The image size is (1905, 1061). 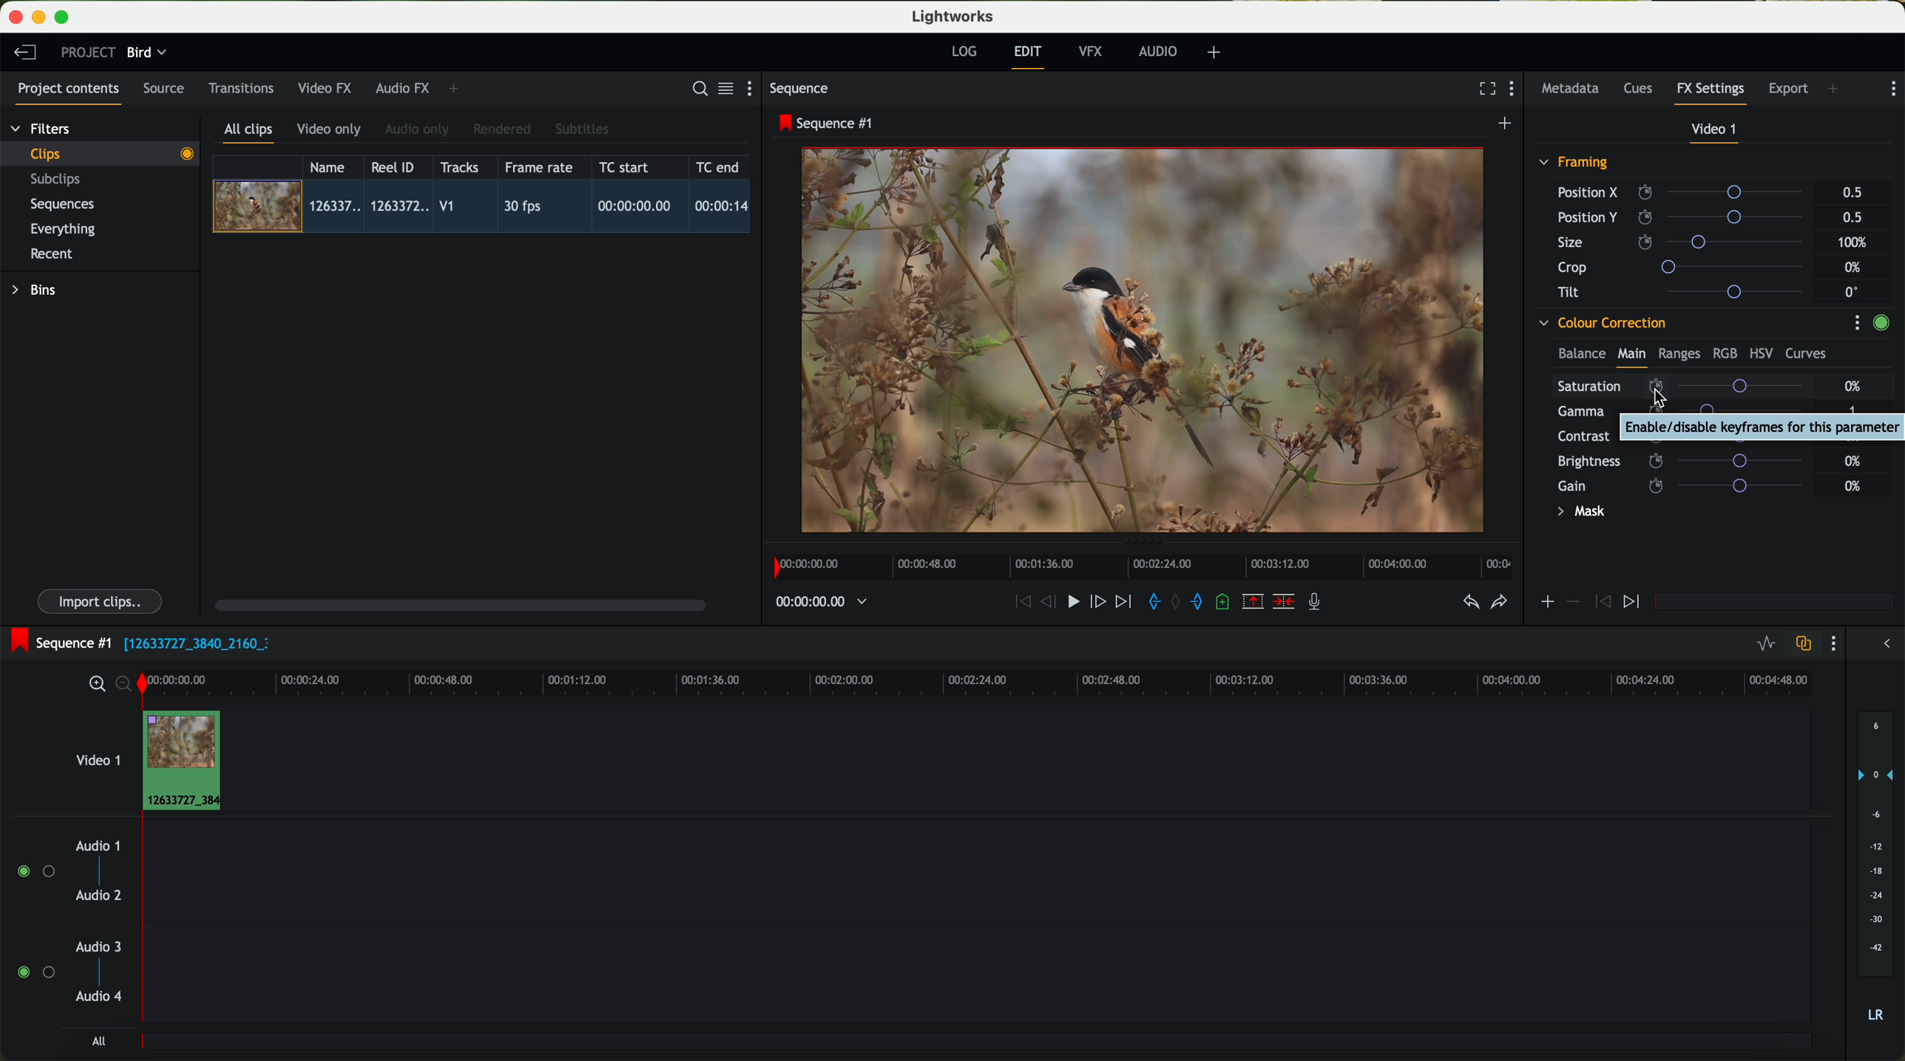 I want to click on toggle between list and title view, so click(x=724, y=88).